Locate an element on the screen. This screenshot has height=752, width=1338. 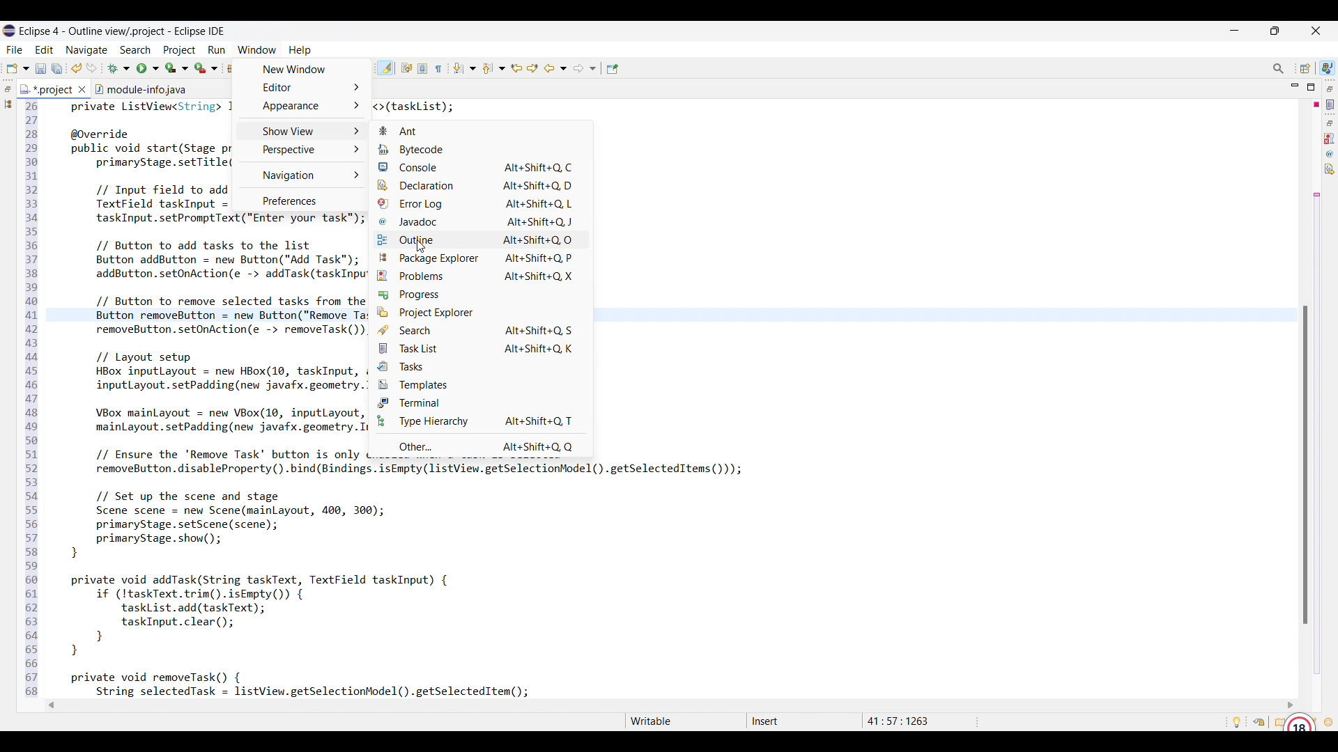
Back to project options is located at coordinates (555, 68).